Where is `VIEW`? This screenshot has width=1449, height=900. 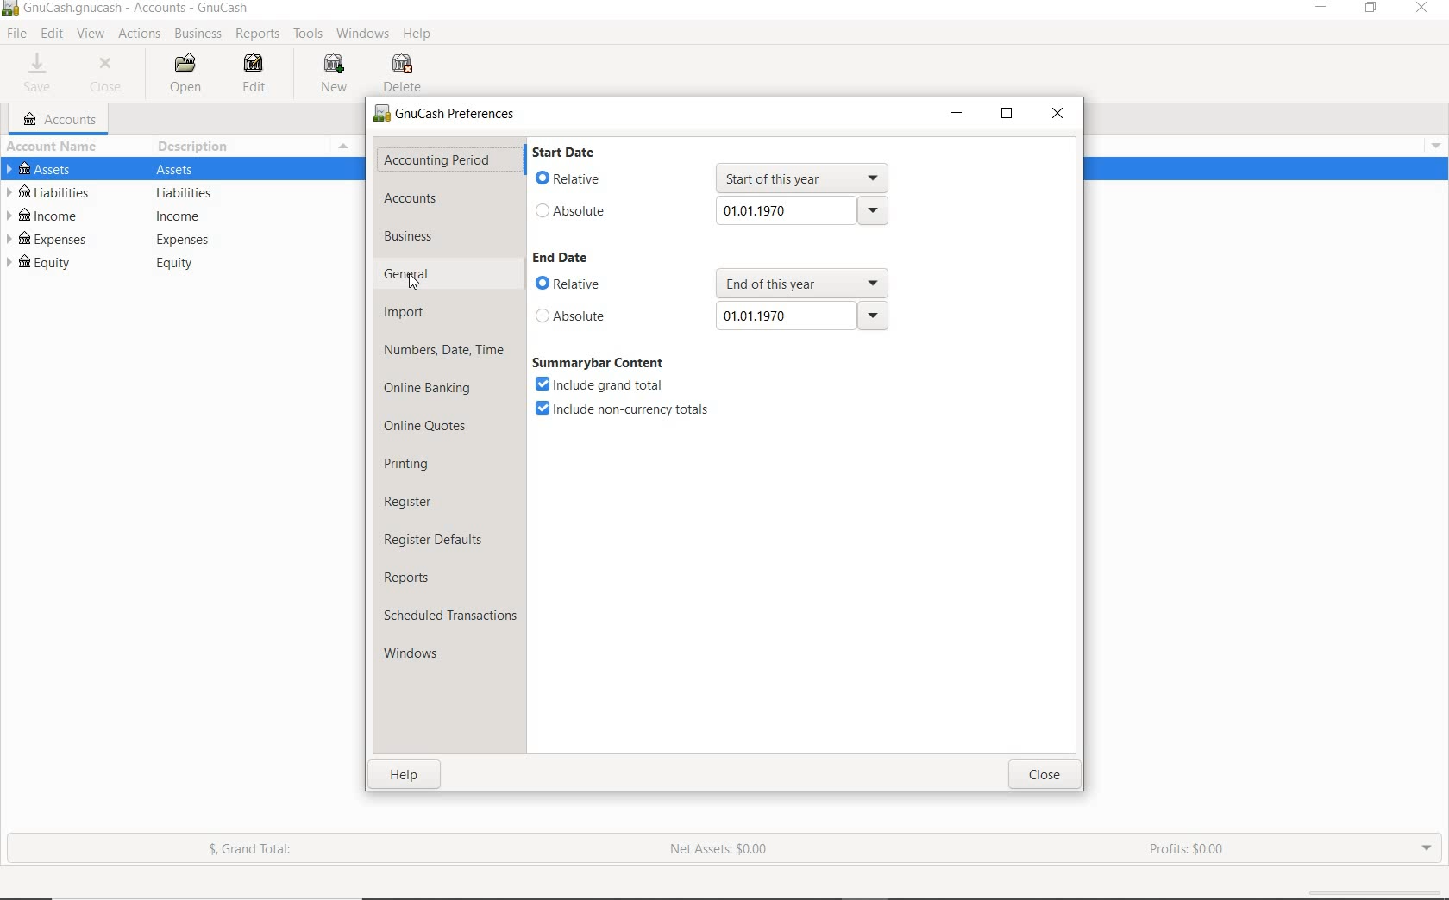
VIEW is located at coordinates (91, 34).